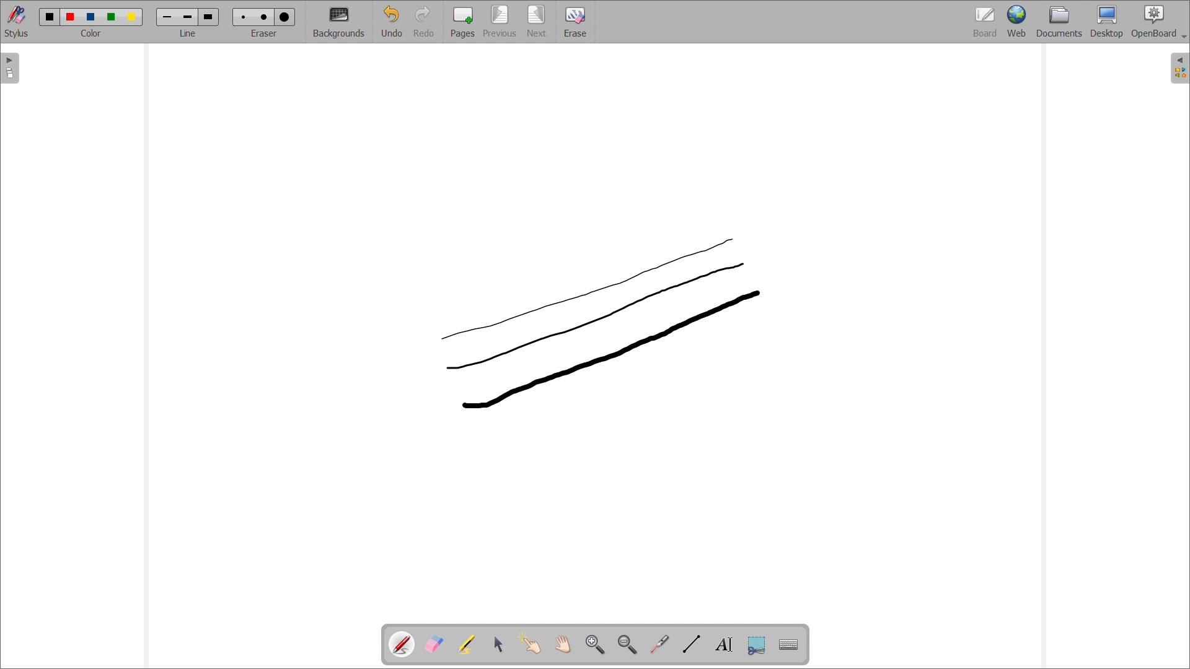  Describe the element at coordinates (596, 644) in the screenshot. I see `zoom in` at that location.